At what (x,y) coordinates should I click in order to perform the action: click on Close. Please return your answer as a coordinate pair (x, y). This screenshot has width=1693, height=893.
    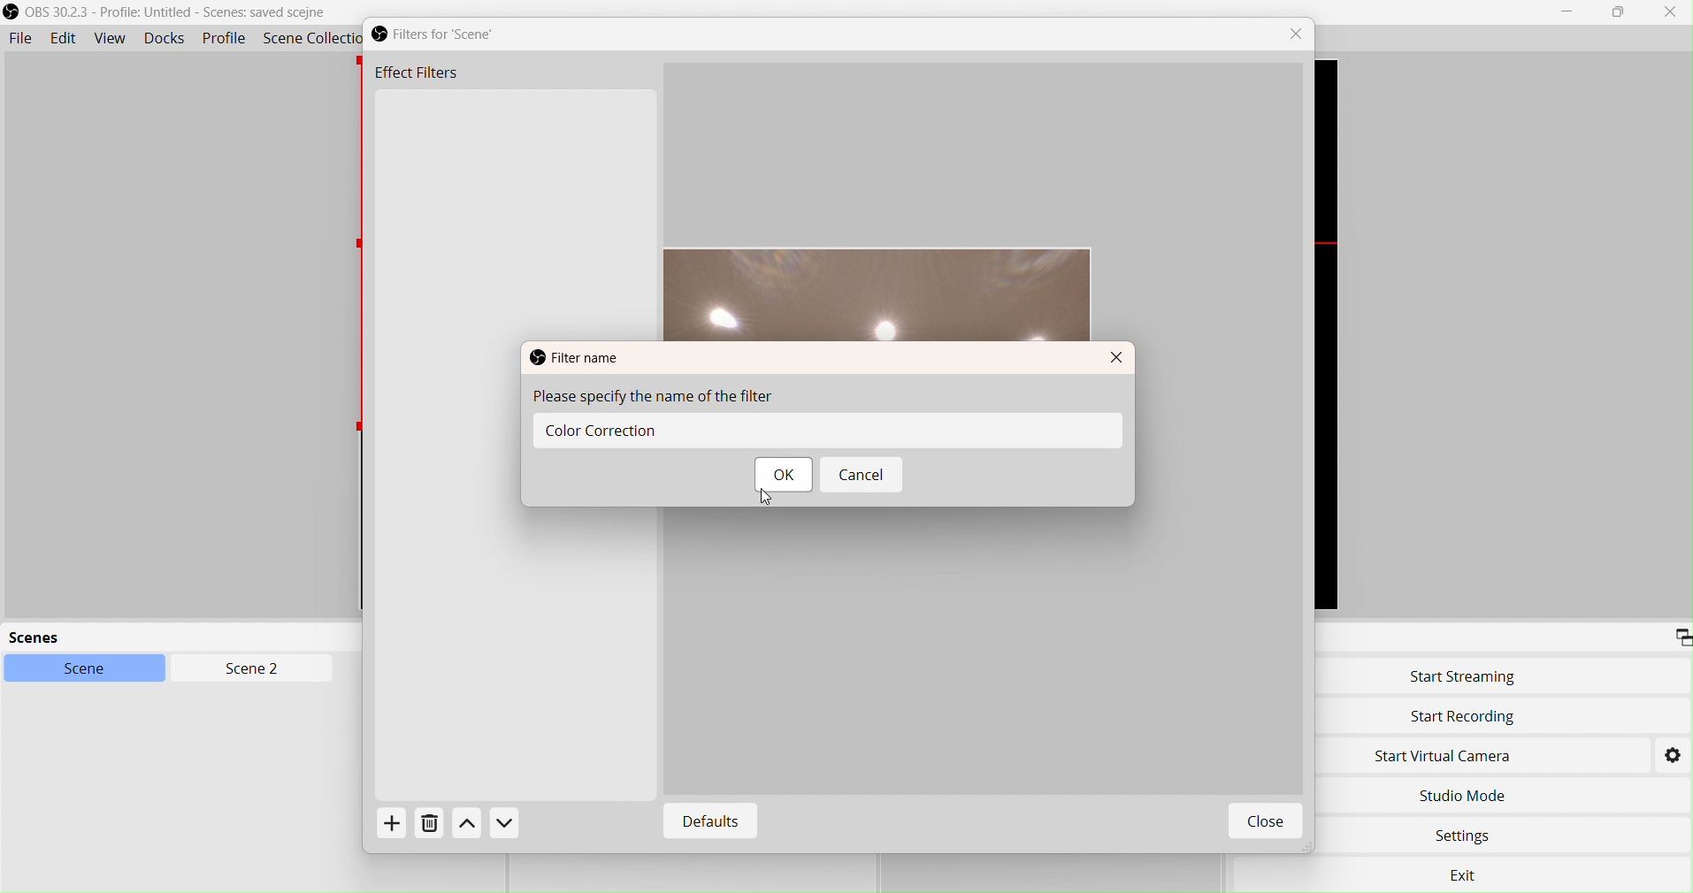
    Looking at the image, I should click on (1120, 362).